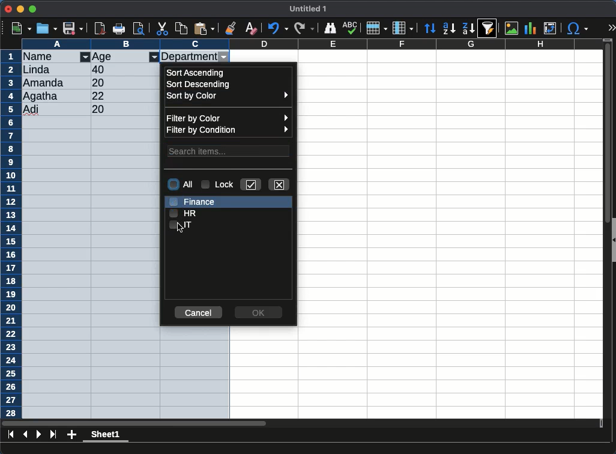 The image size is (616, 454). Describe the element at coordinates (490, 28) in the screenshot. I see `sort` at that location.